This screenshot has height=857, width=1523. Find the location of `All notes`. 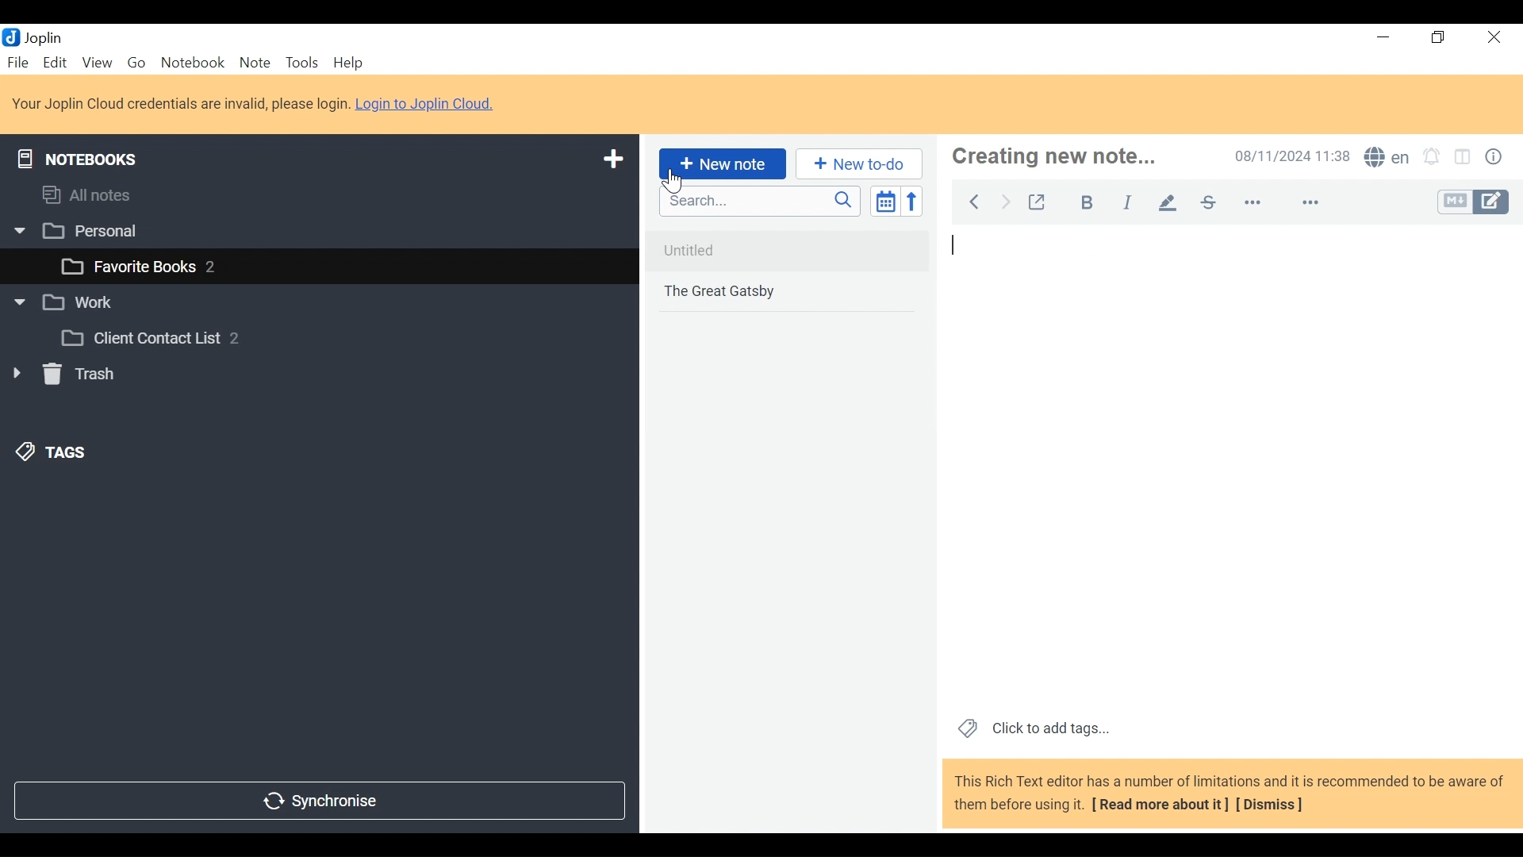

All notes is located at coordinates (88, 196).